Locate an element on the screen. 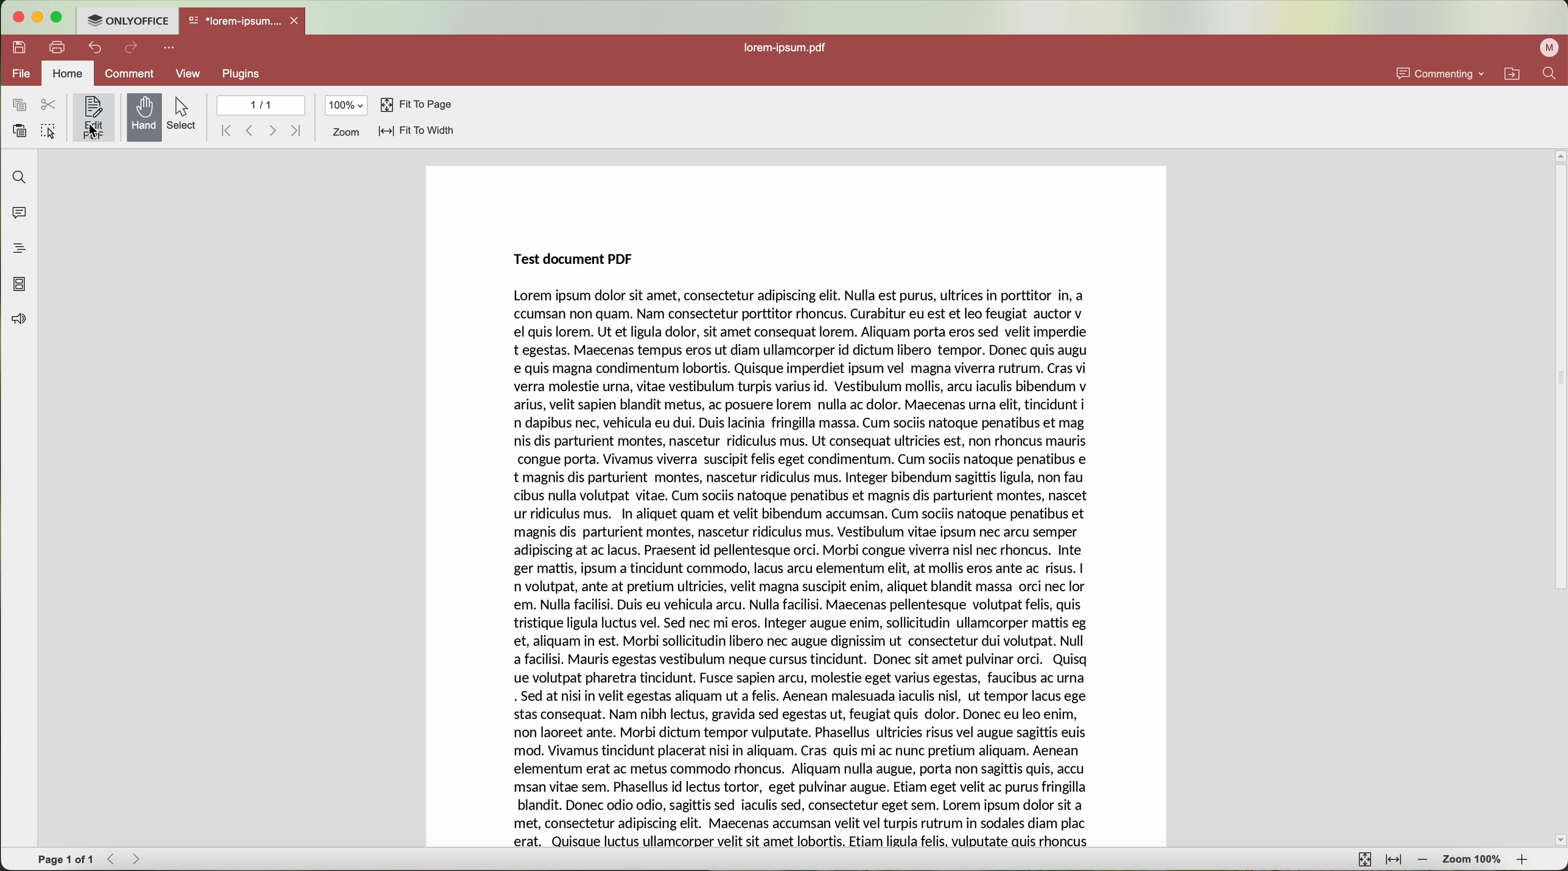 The height and width of the screenshot is (871, 1568). view is located at coordinates (187, 72).